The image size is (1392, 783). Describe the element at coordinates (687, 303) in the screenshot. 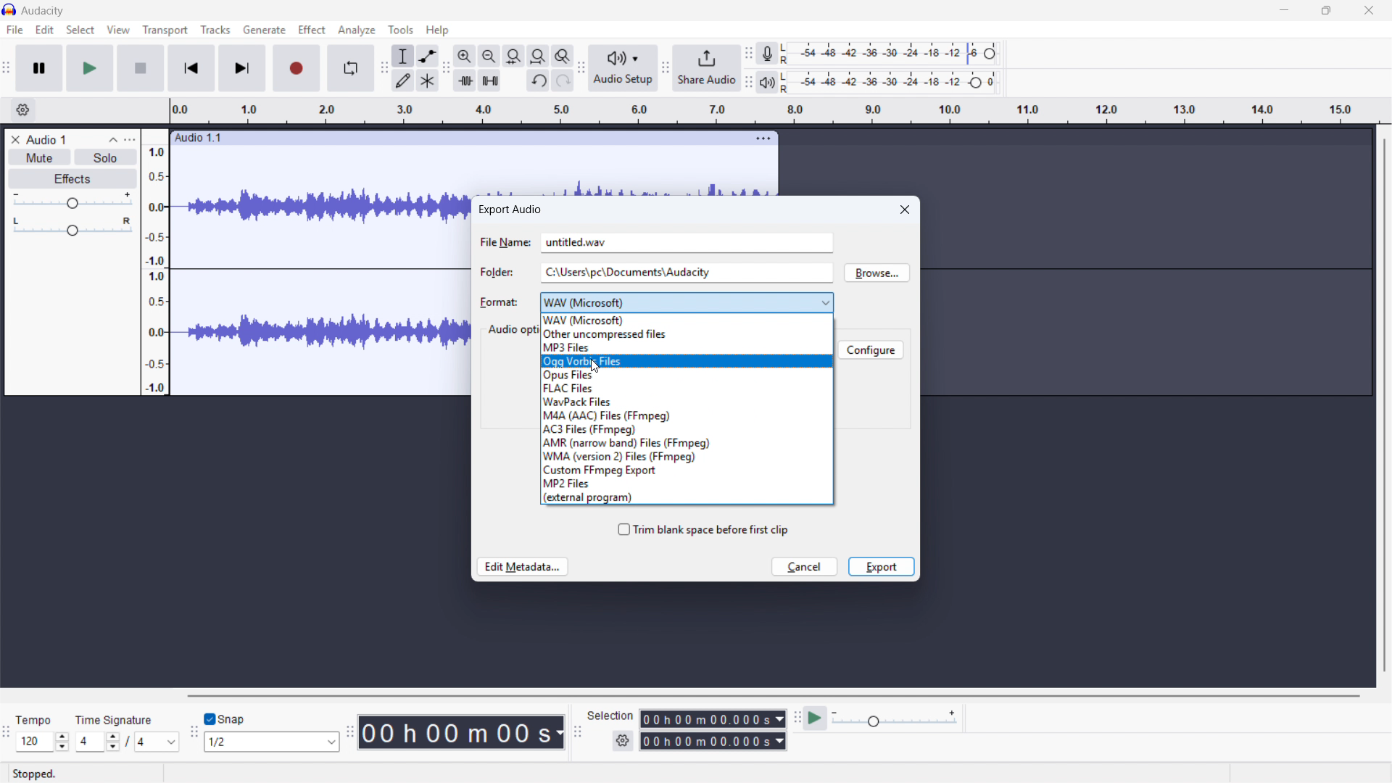

I see `Export format ` at that location.